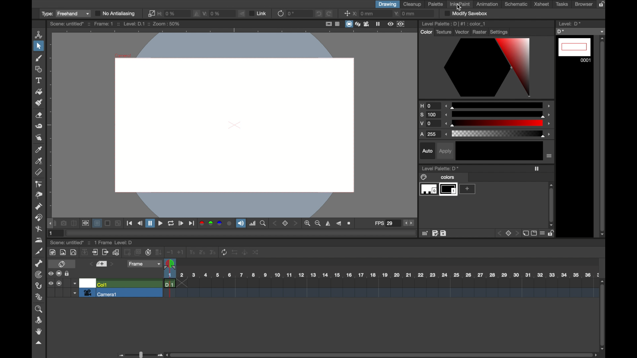 This screenshot has width=637, height=358. I want to click on modify sandbox, so click(466, 13).